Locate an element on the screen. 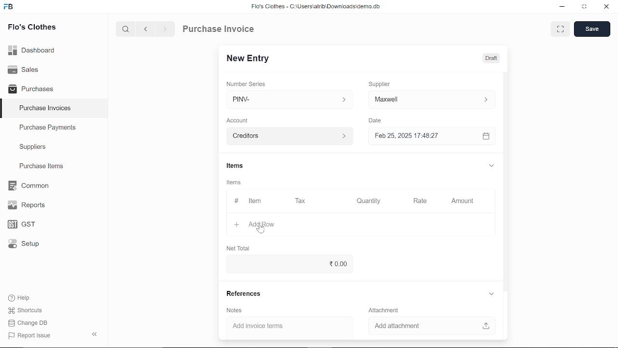  Suppliers is located at coordinates (33, 147).